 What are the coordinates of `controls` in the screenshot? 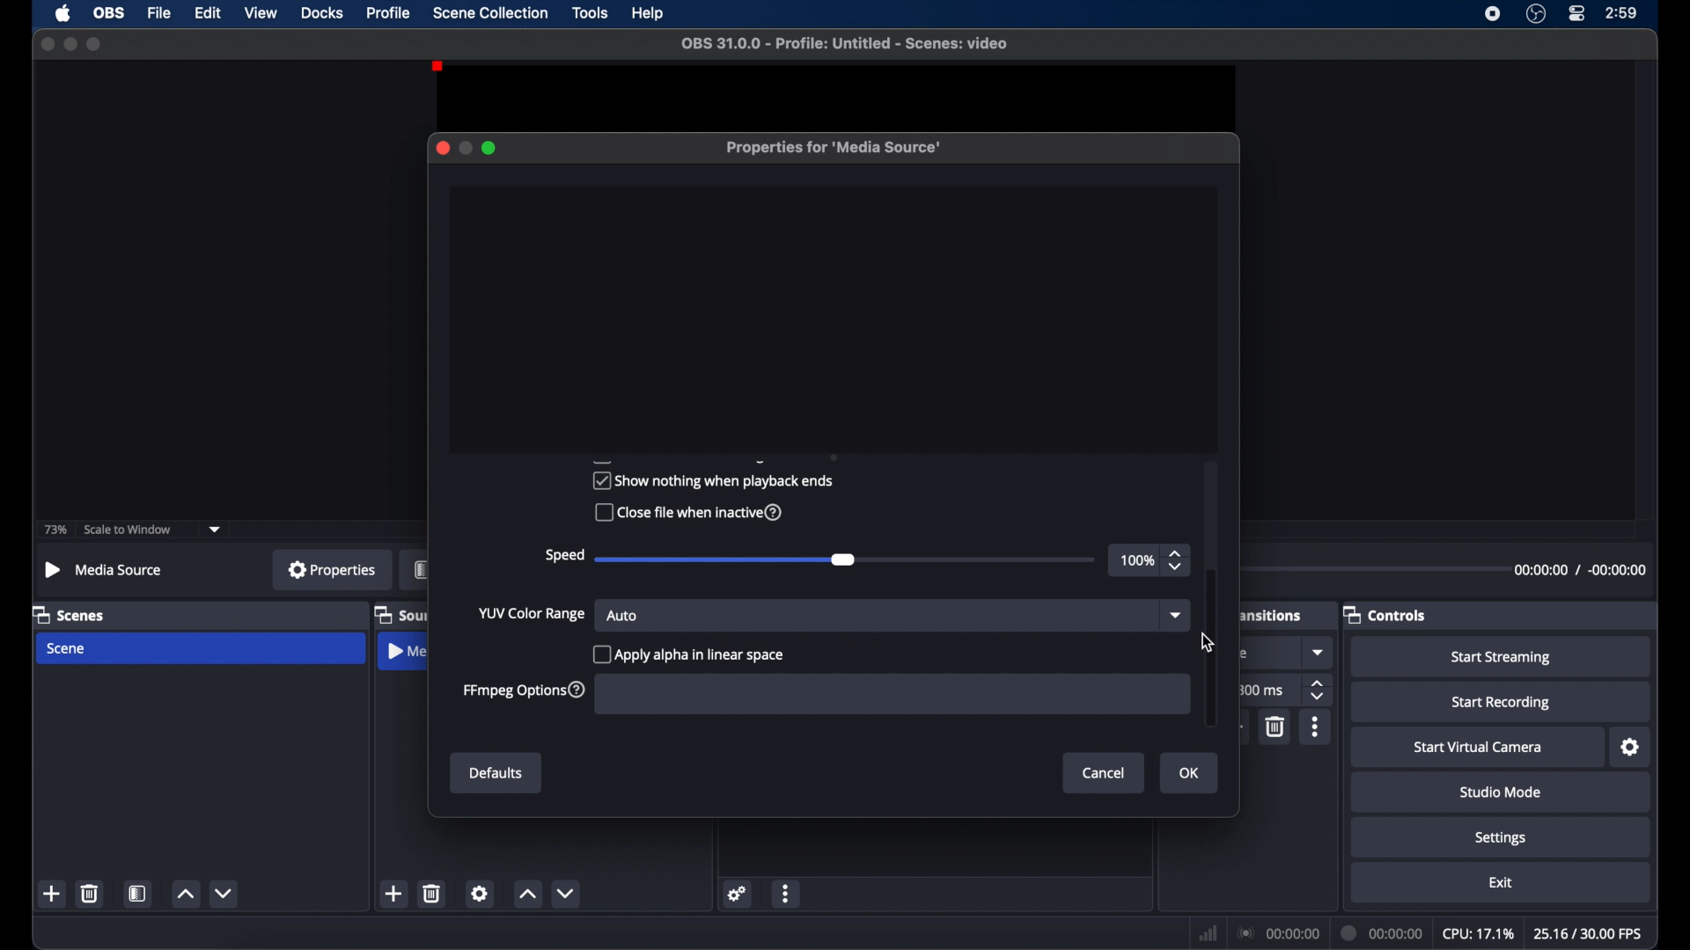 It's located at (1384, 614).